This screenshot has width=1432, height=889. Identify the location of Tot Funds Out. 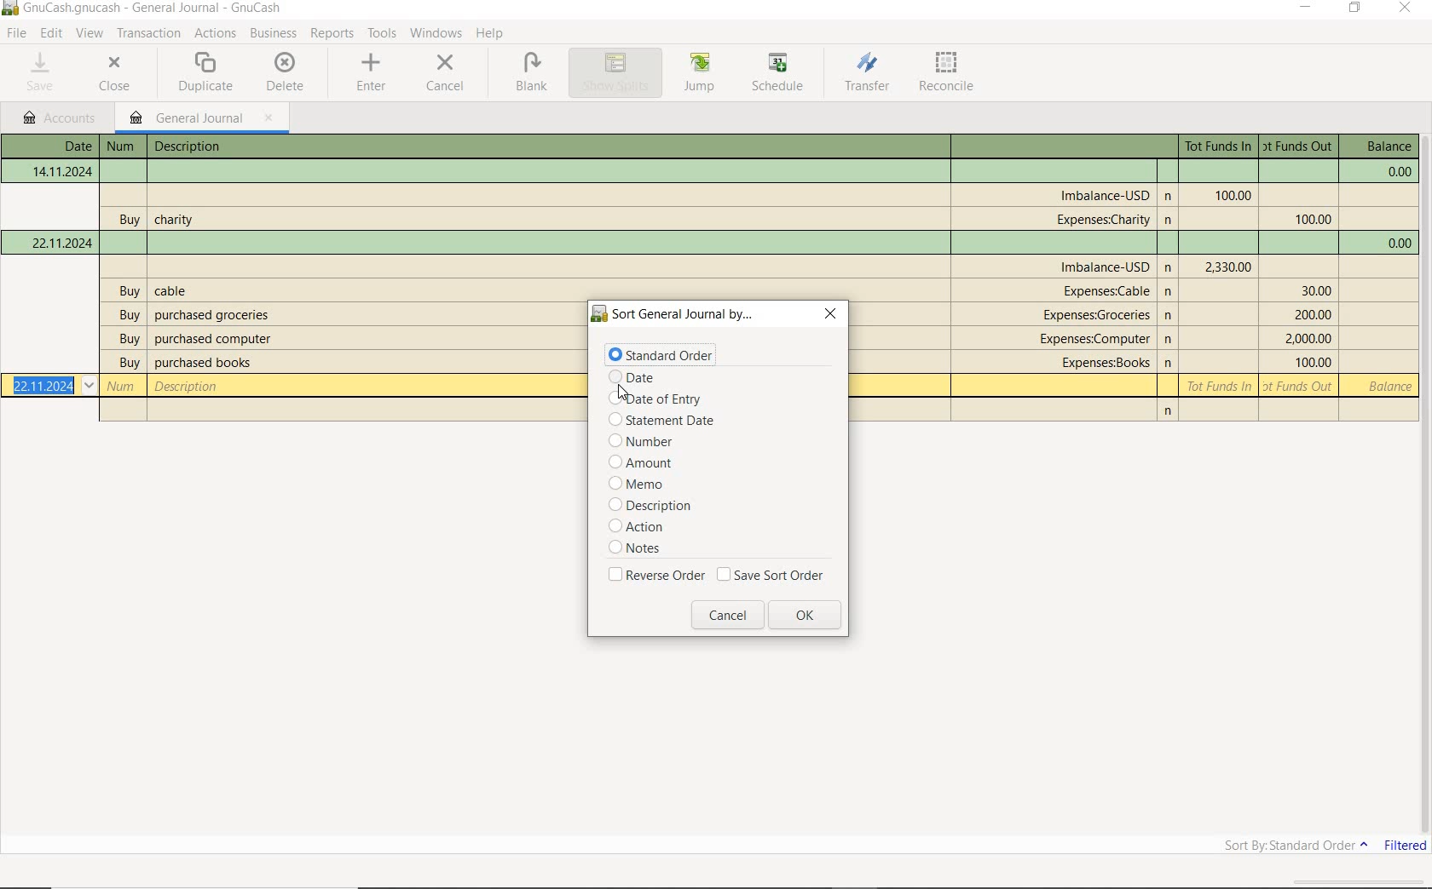
(1315, 291).